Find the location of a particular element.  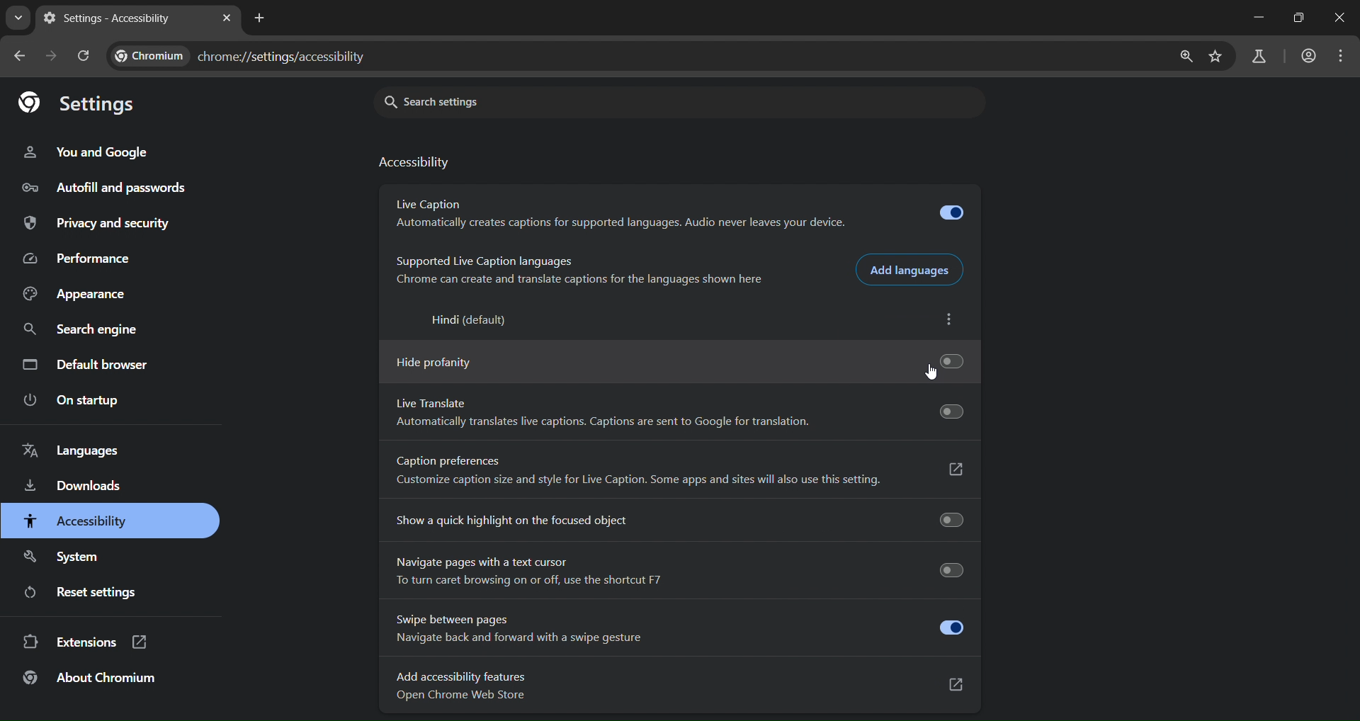

show a quick highlight on the focused object is located at coordinates (679, 519).